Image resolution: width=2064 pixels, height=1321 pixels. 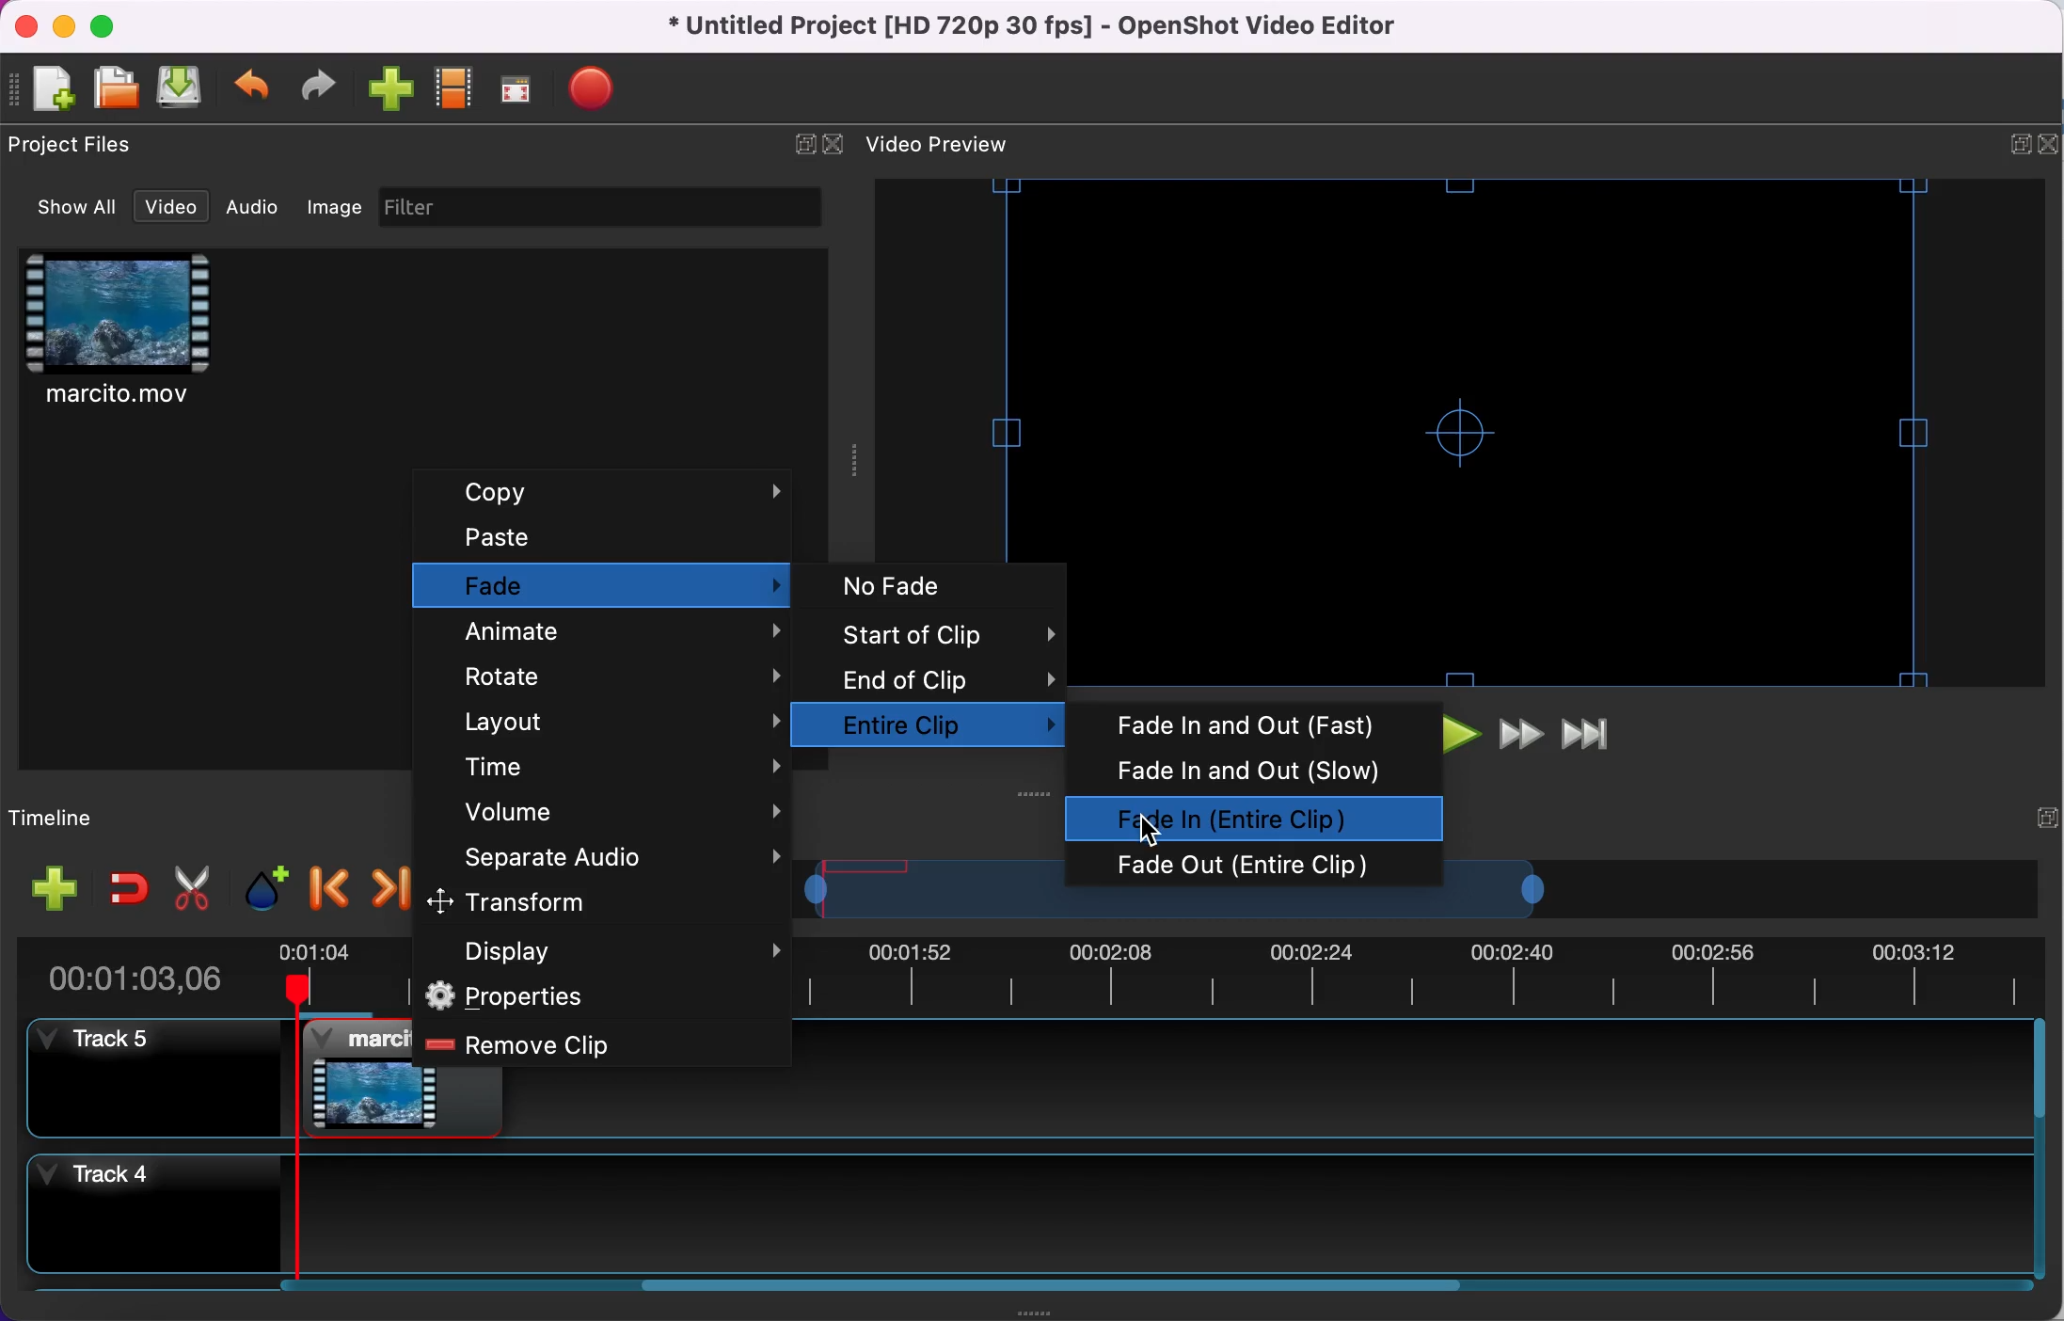 I want to click on previous marker, so click(x=326, y=883).